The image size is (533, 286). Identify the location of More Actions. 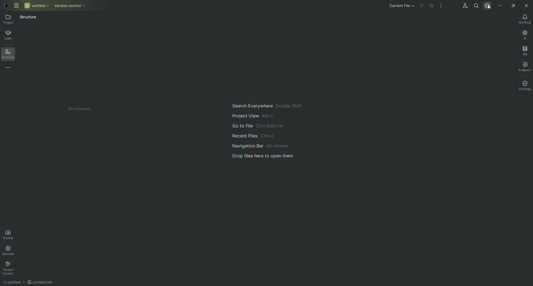
(441, 6).